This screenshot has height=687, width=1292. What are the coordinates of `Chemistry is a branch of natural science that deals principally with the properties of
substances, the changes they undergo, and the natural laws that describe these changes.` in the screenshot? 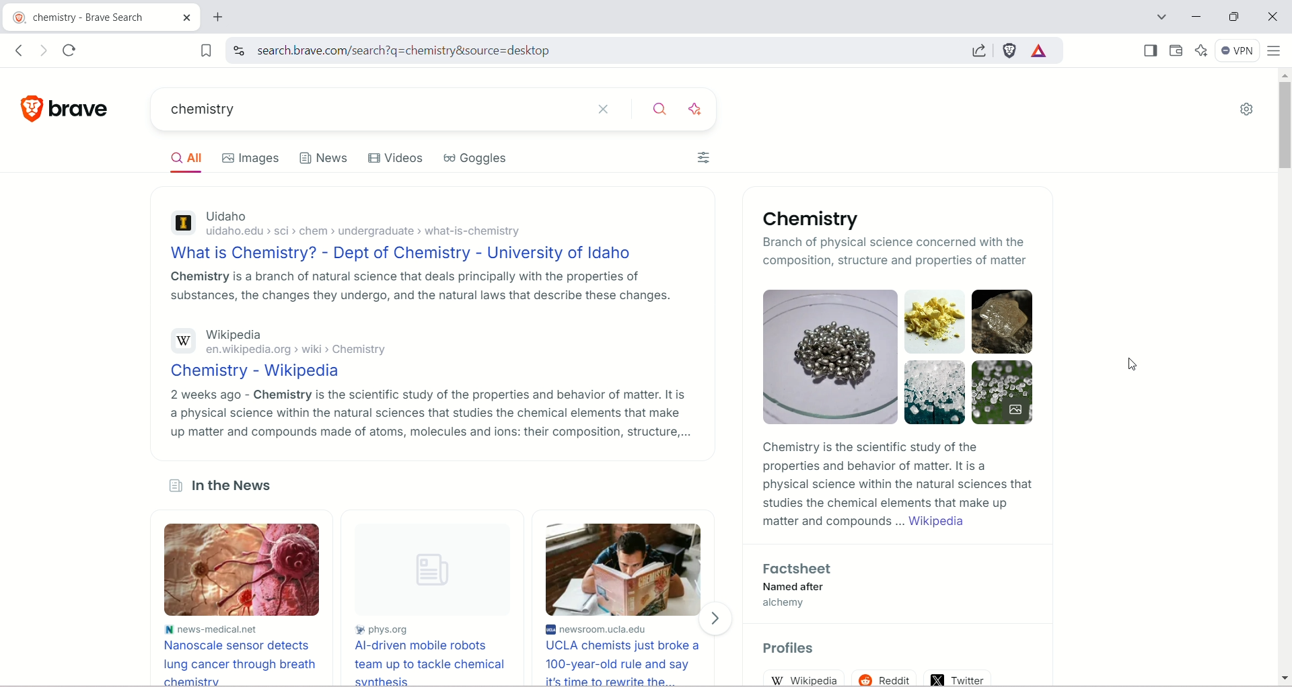 It's located at (425, 288).